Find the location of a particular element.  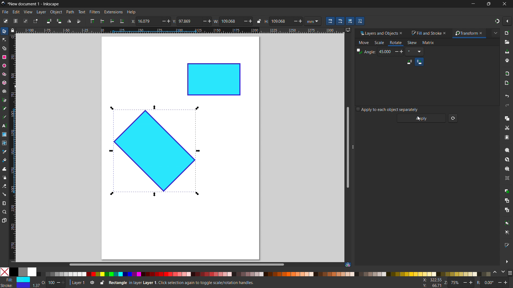

Angle is located at coordinates (366, 52).